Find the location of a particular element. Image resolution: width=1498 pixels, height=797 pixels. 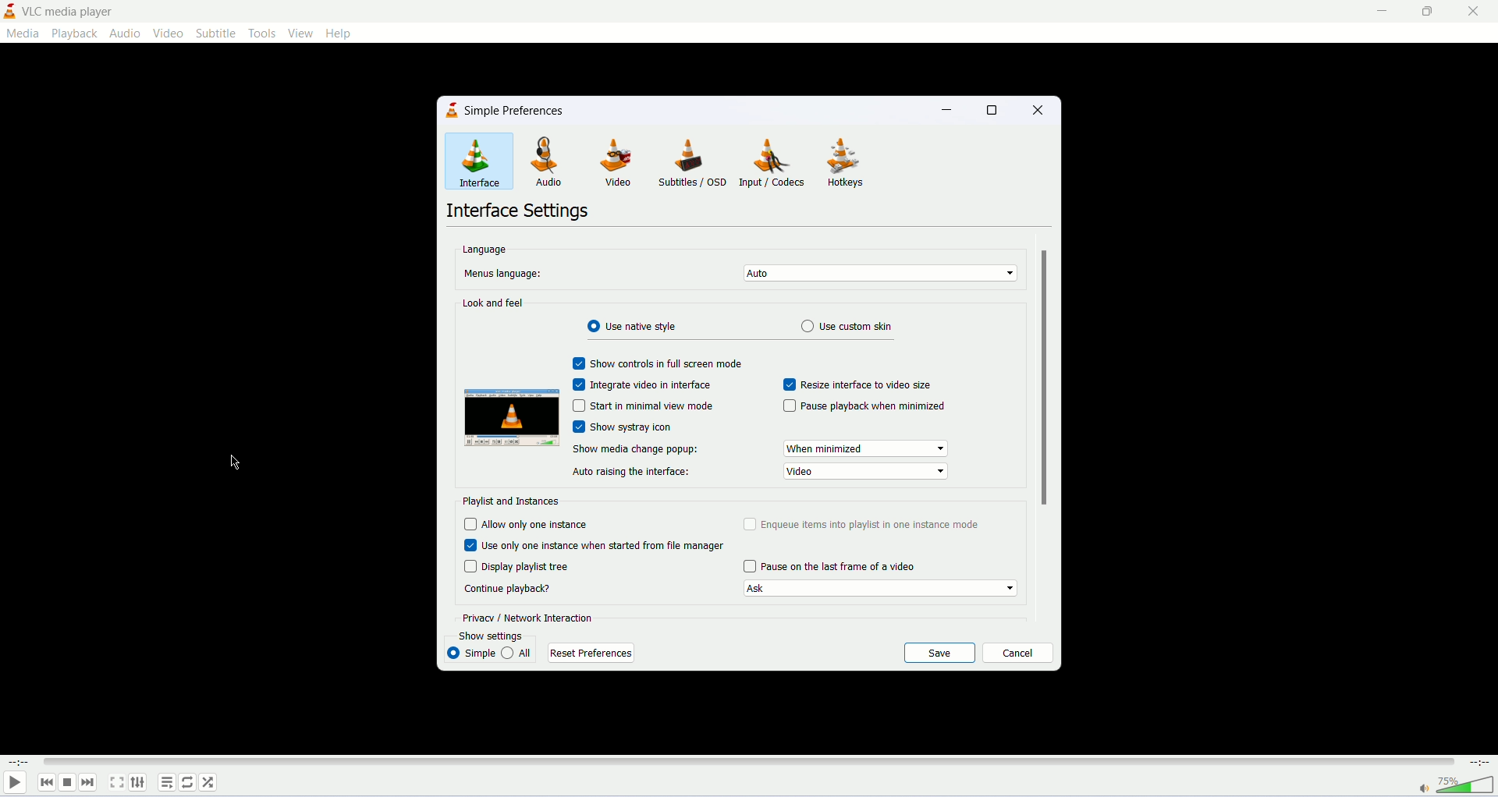

language is located at coordinates (490, 249).